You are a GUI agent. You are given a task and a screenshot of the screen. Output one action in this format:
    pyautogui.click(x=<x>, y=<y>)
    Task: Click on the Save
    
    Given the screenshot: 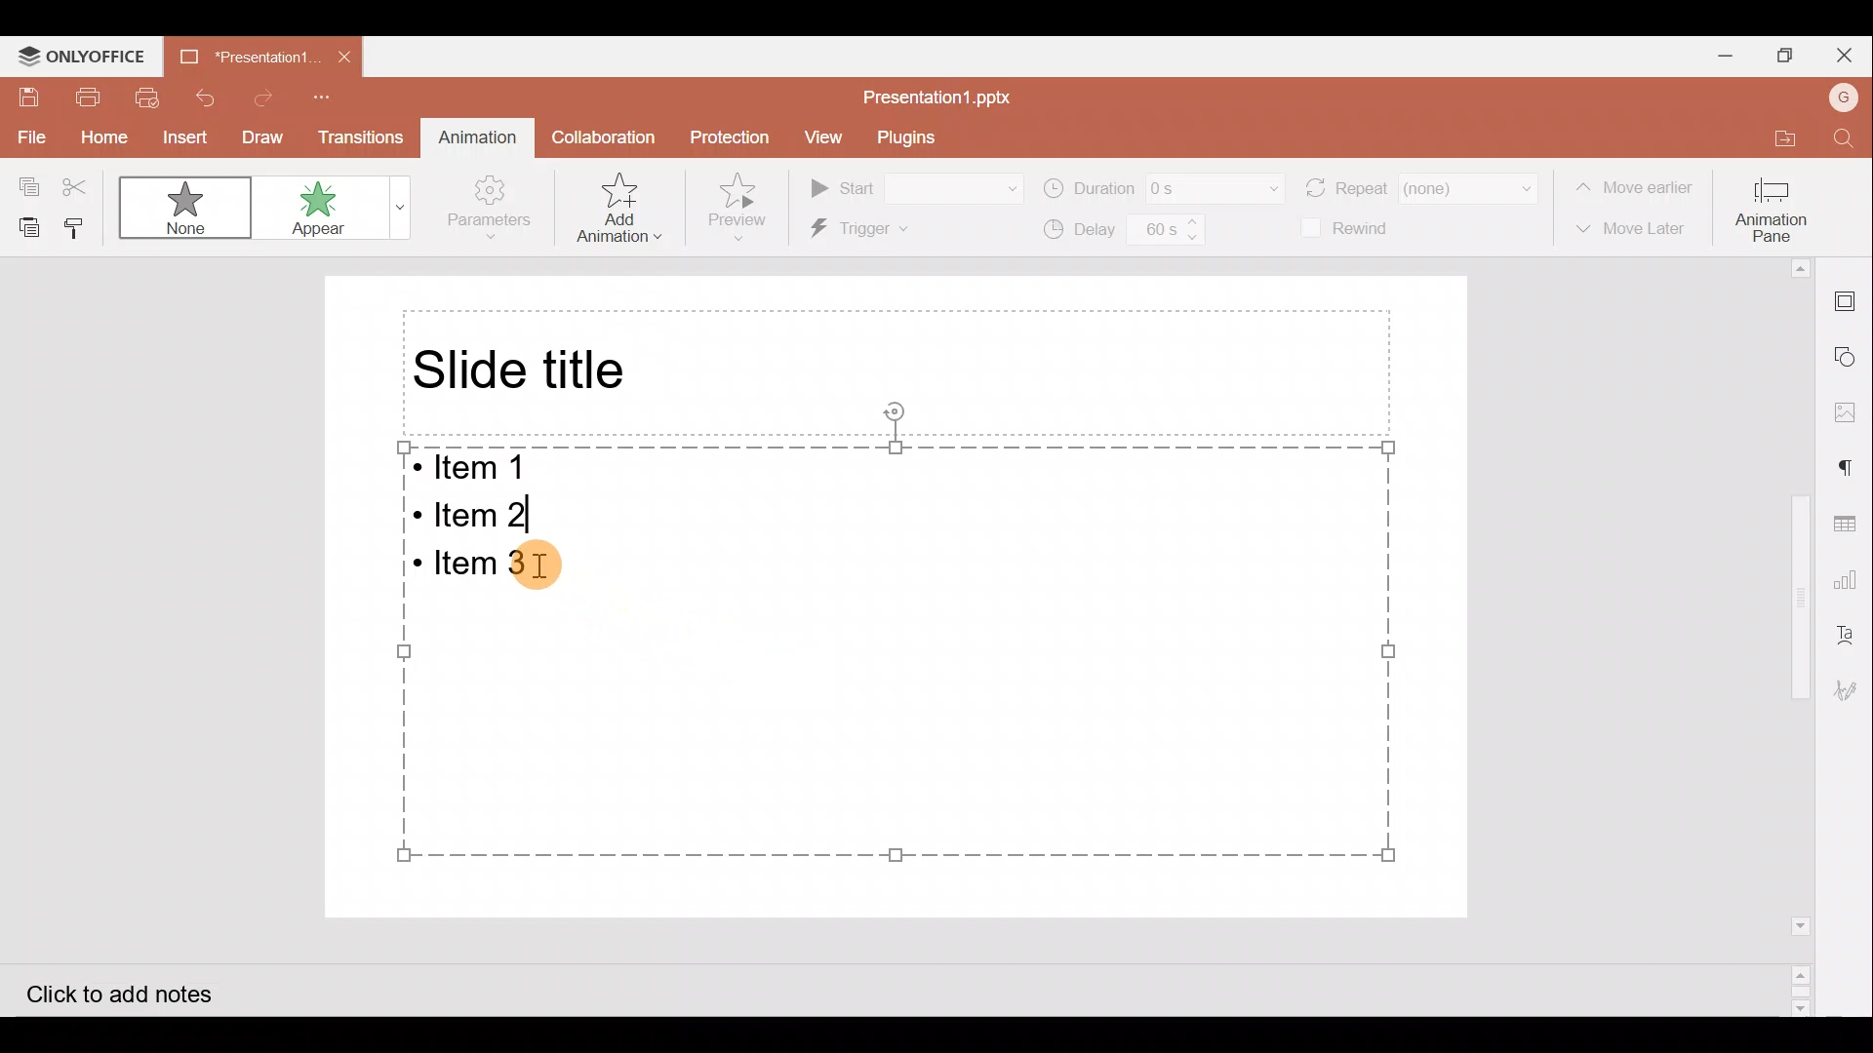 What is the action you would take?
    pyautogui.click(x=27, y=97)
    